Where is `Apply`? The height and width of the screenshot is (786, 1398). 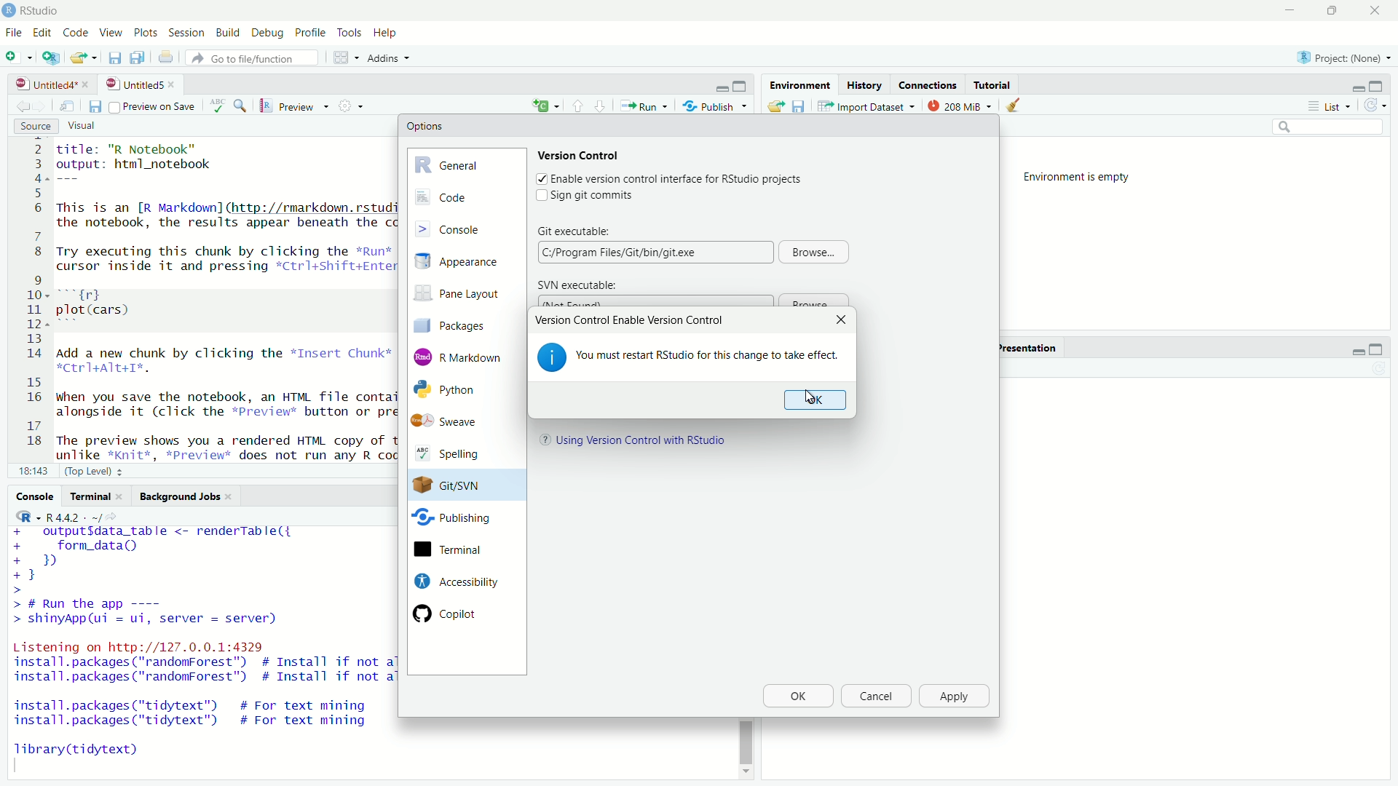
Apply is located at coordinates (955, 696).